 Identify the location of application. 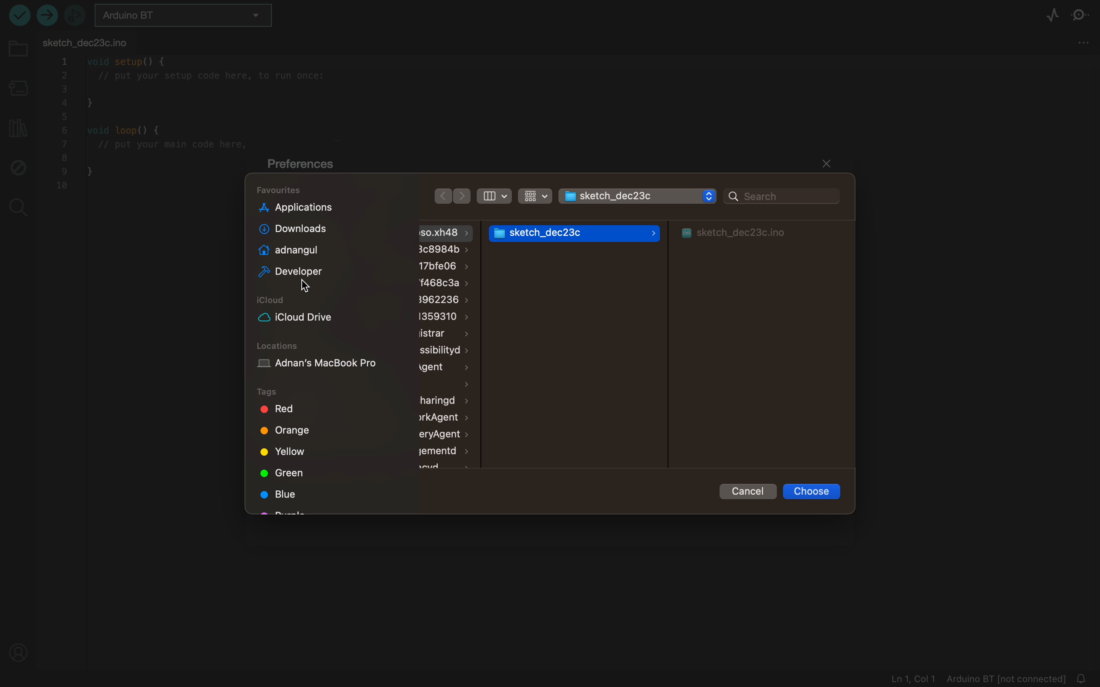
(297, 209).